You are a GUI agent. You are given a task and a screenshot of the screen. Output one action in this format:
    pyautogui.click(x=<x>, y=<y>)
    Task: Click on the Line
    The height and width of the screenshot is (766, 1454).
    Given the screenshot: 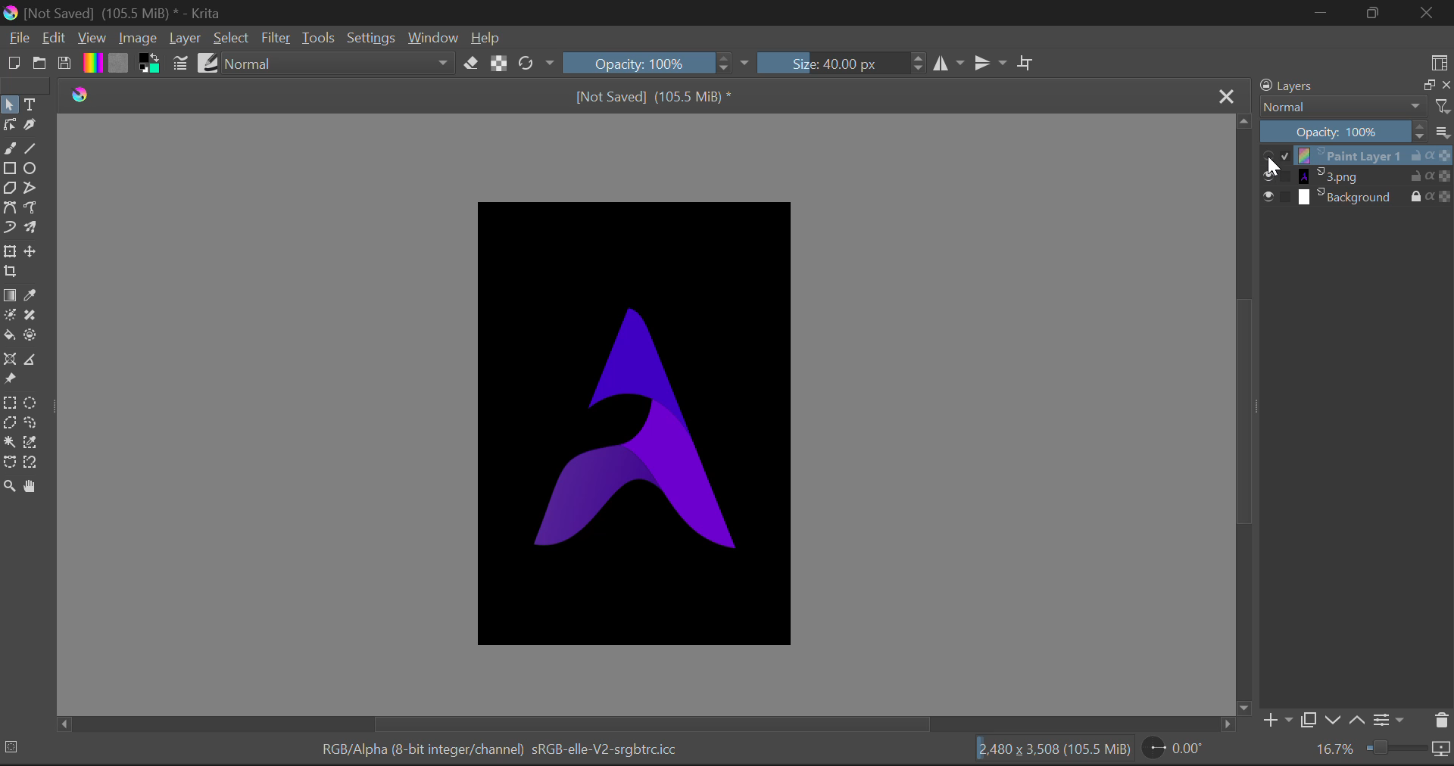 What is the action you would take?
    pyautogui.click(x=33, y=149)
    